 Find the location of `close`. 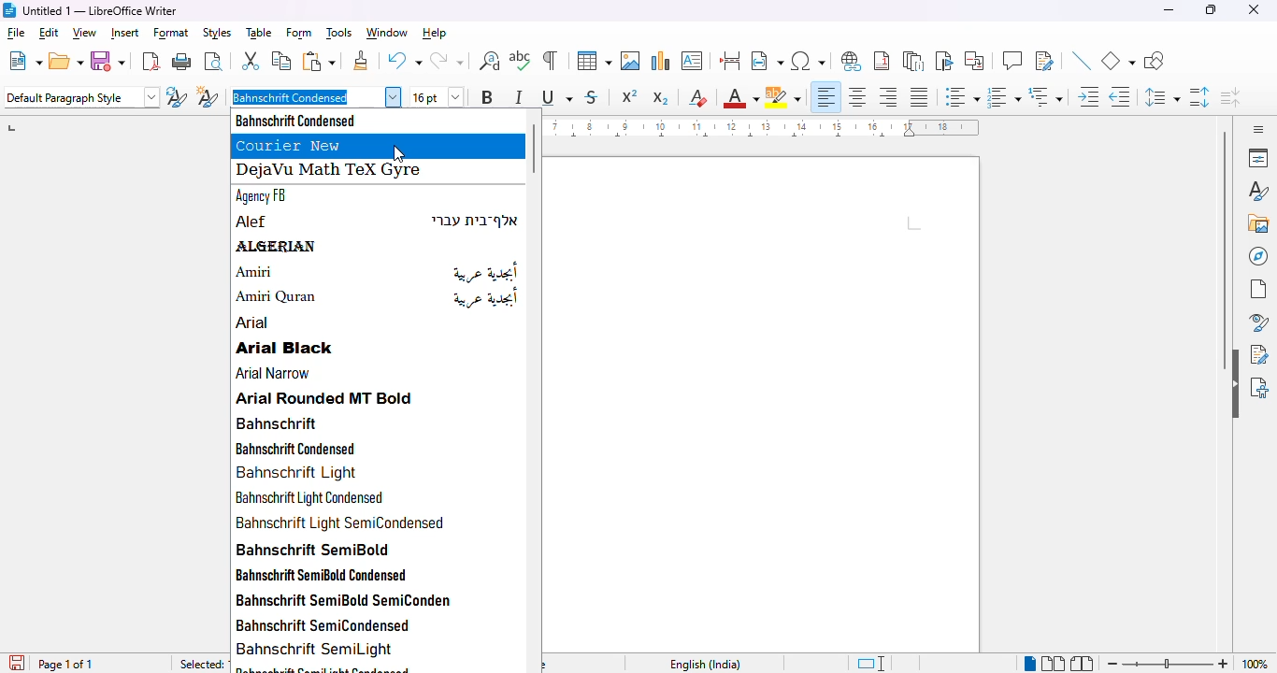

close is located at coordinates (1255, 9).